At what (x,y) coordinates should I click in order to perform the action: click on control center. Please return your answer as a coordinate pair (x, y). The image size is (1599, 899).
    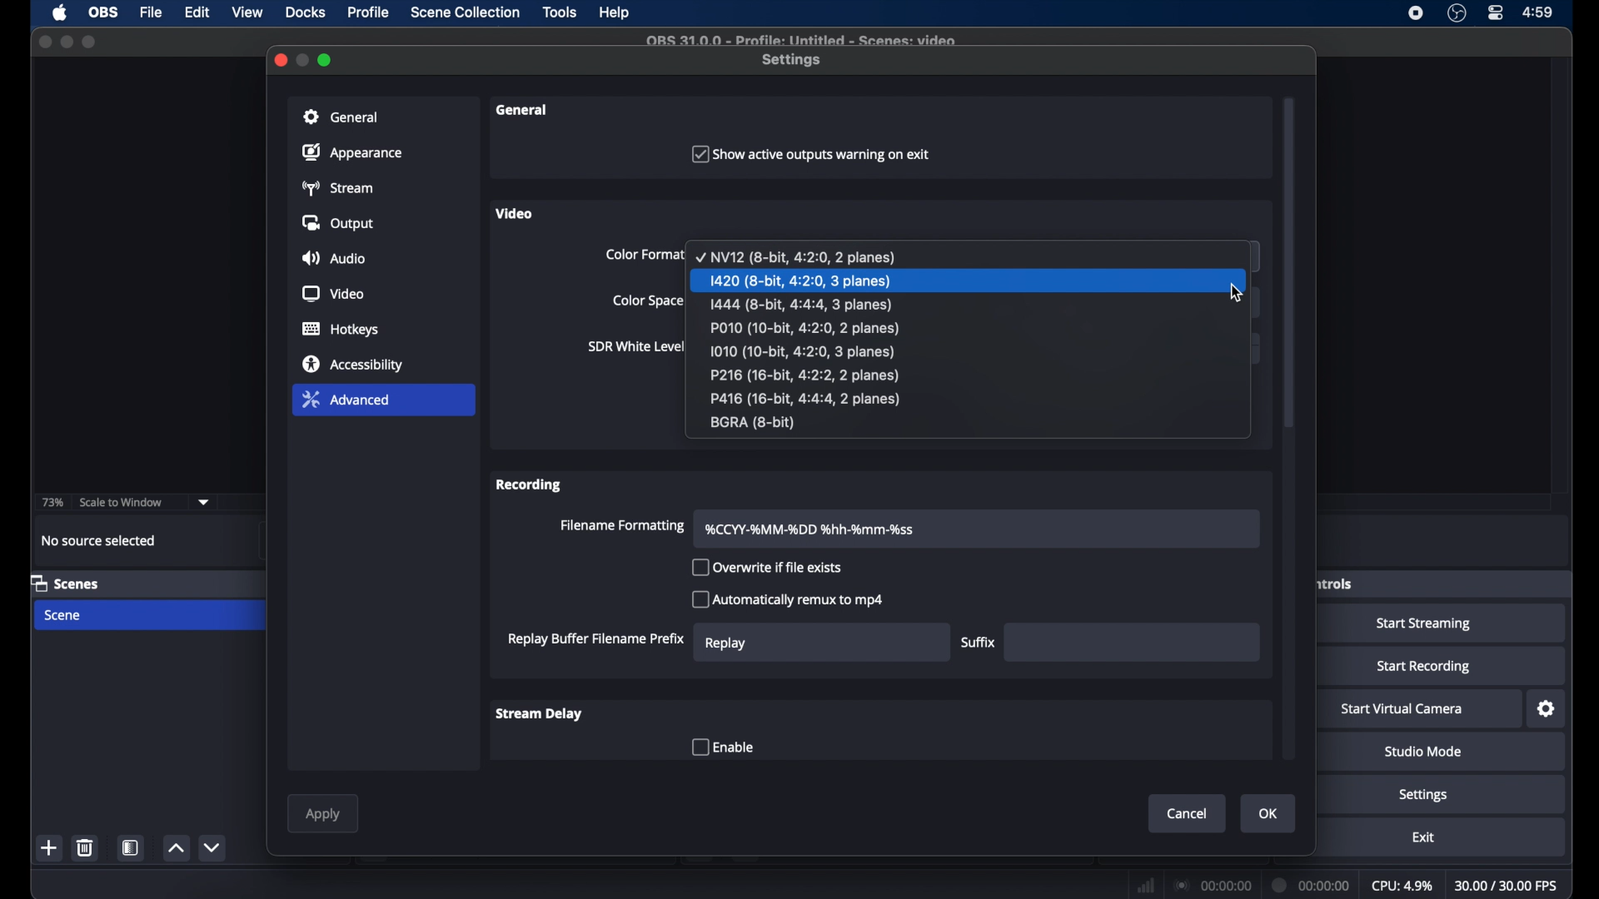
    Looking at the image, I should click on (1494, 12).